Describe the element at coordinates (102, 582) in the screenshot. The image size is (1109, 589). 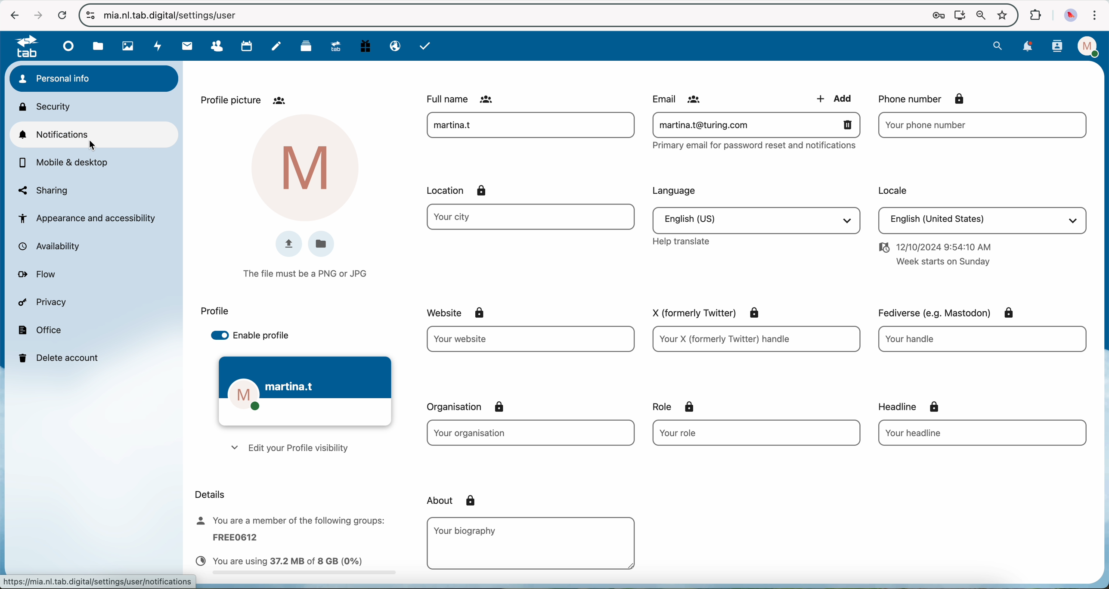
I see `URL` at that location.